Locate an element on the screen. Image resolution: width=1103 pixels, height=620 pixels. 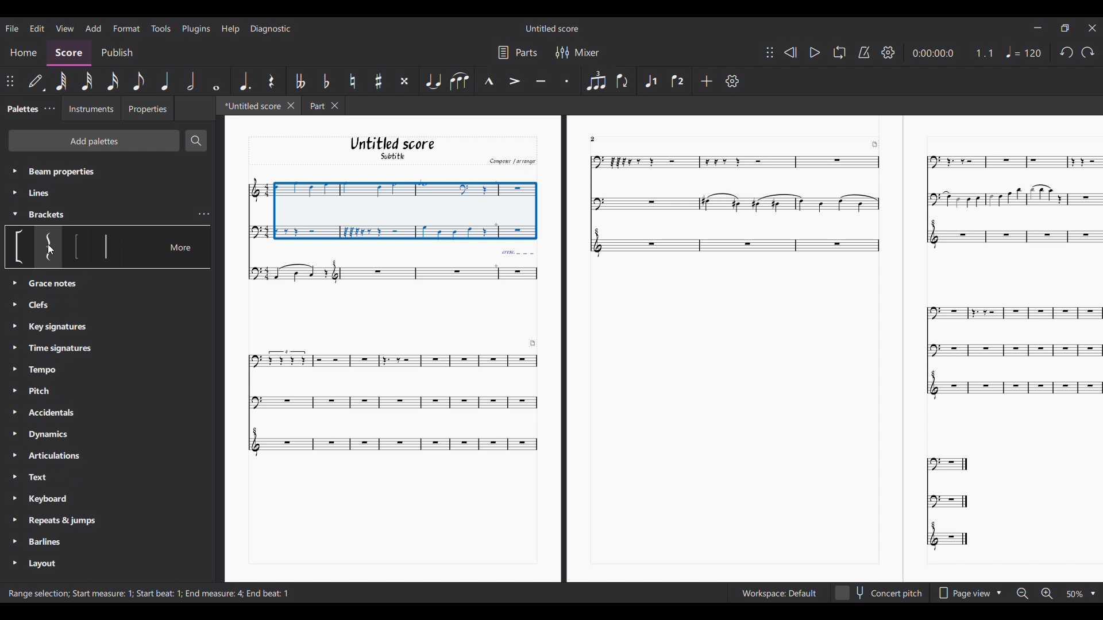
 is located at coordinates (736, 242).